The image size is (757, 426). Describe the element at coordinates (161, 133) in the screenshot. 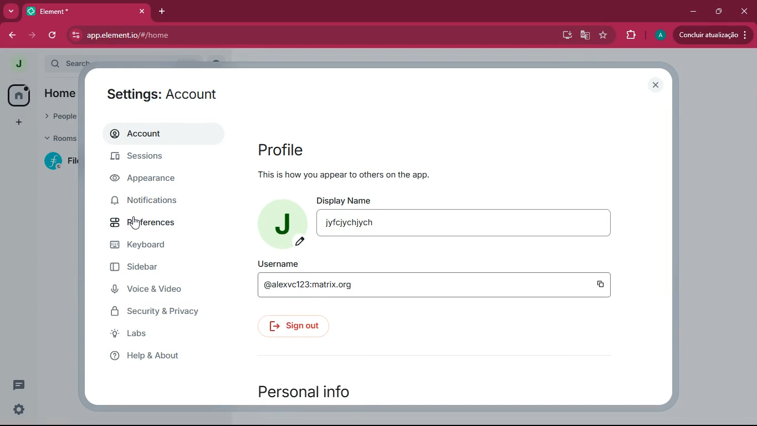

I see `account` at that location.